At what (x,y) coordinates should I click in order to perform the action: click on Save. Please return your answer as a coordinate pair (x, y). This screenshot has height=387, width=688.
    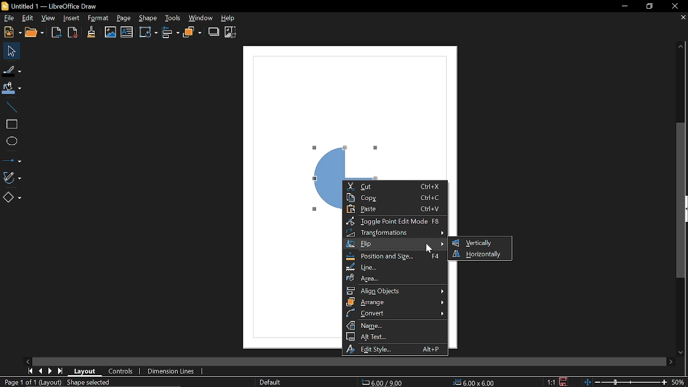
    Looking at the image, I should click on (565, 382).